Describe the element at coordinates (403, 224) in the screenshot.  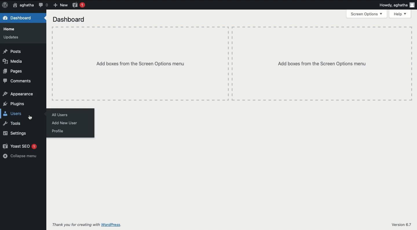
I see `Version 6.7` at that location.